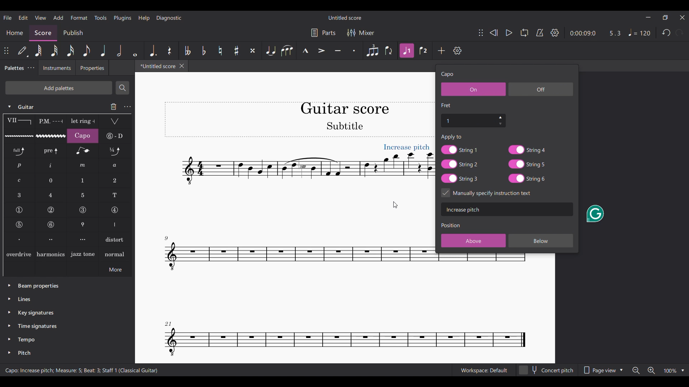 This screenshot has height=387, width=689. Describe the element at coordinates (361, 33) in the screenshot. I see `Mixer settings` at that location.